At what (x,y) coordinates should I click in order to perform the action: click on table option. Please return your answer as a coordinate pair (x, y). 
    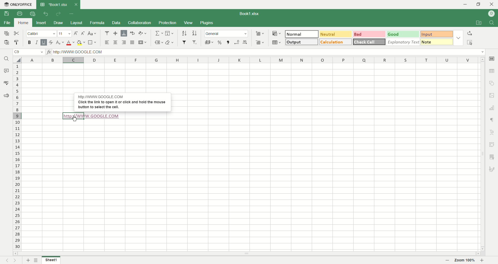
    Looking at the image, I should click on (492, 71).